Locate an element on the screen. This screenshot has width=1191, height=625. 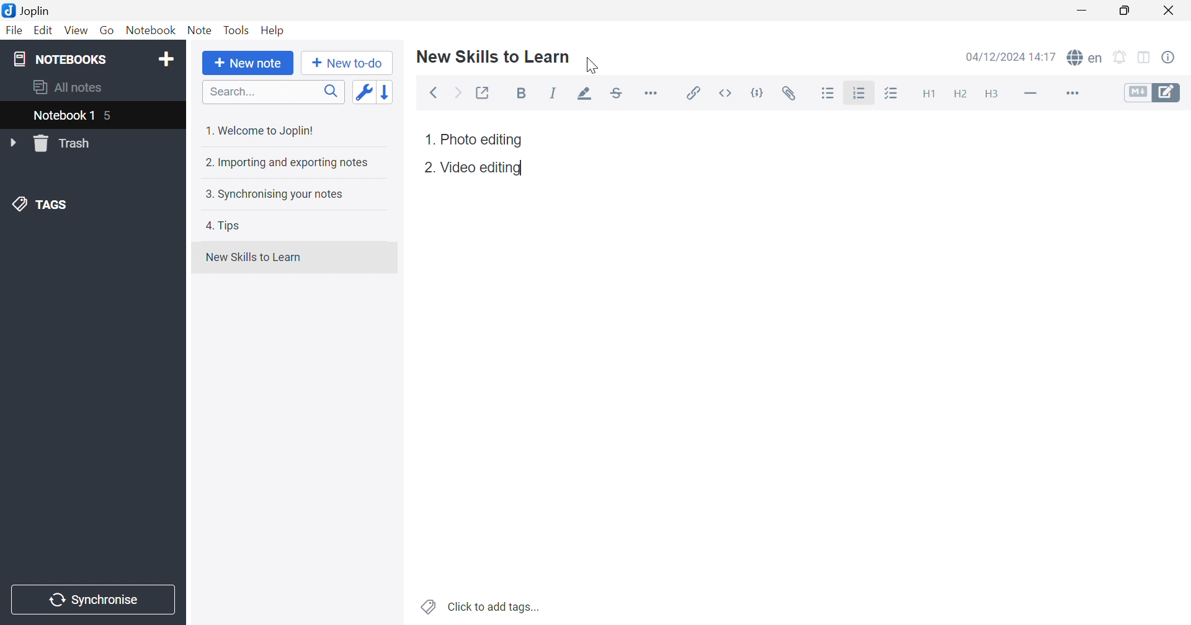
Notebook is located at coordinates (149, 30).